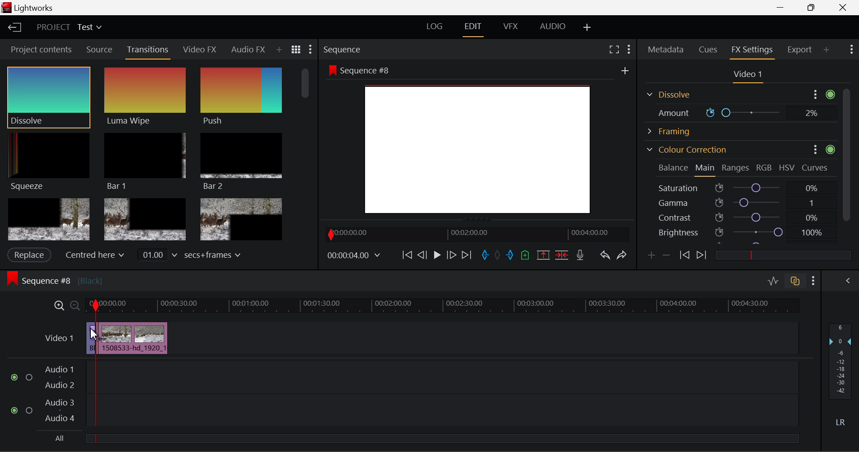  I want to click on Undo, so click(604, 257).